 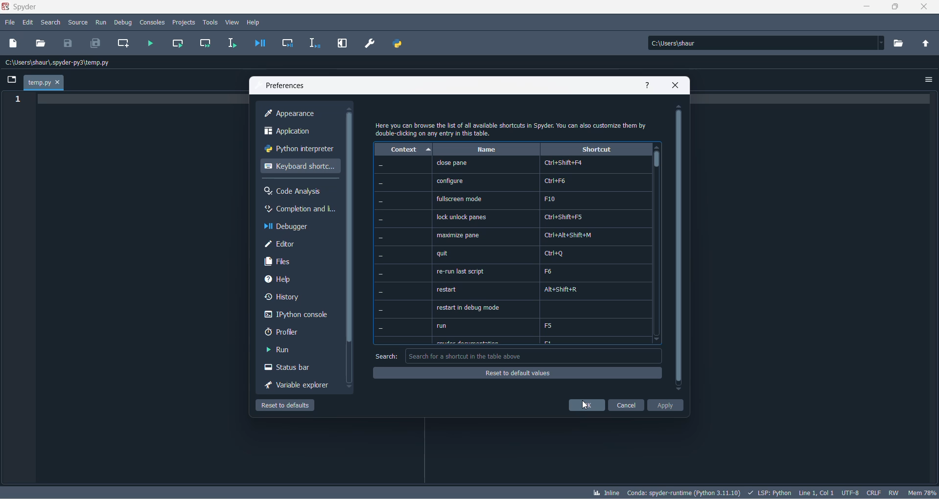 I want to click on projects, so click(x=184, y=22).